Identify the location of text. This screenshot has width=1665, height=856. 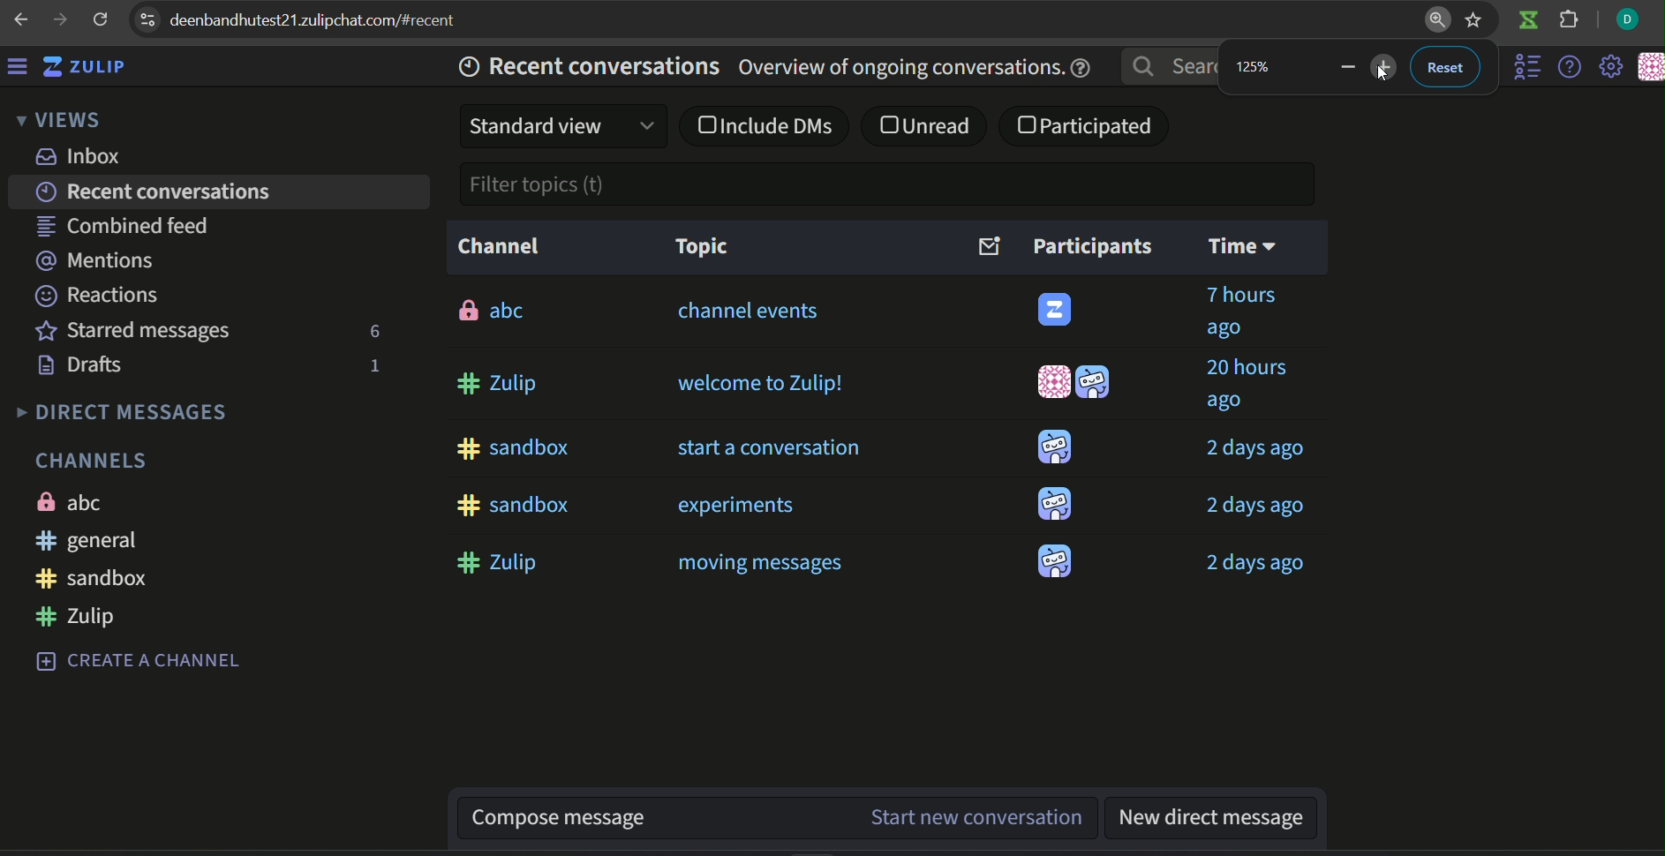
(121, 410).